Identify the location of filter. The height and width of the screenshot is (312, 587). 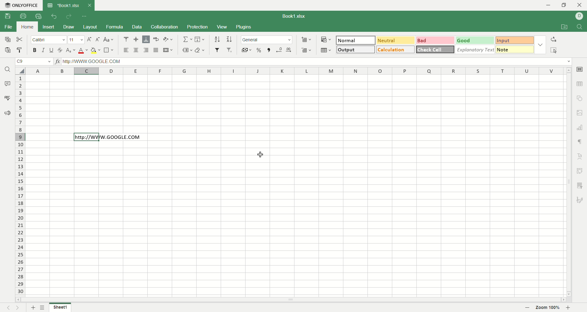
(217, 50).